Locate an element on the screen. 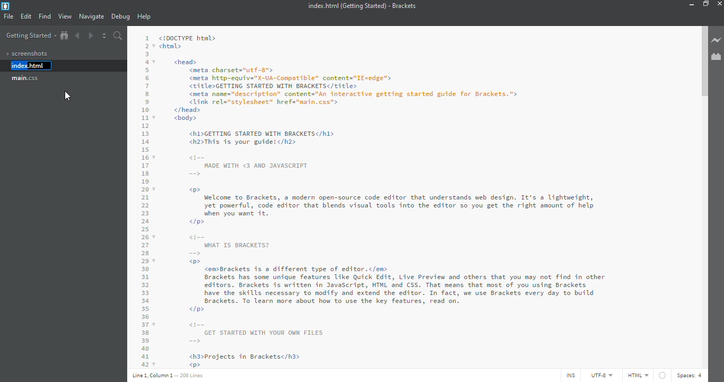  line details is located at coordinates (169, 375).